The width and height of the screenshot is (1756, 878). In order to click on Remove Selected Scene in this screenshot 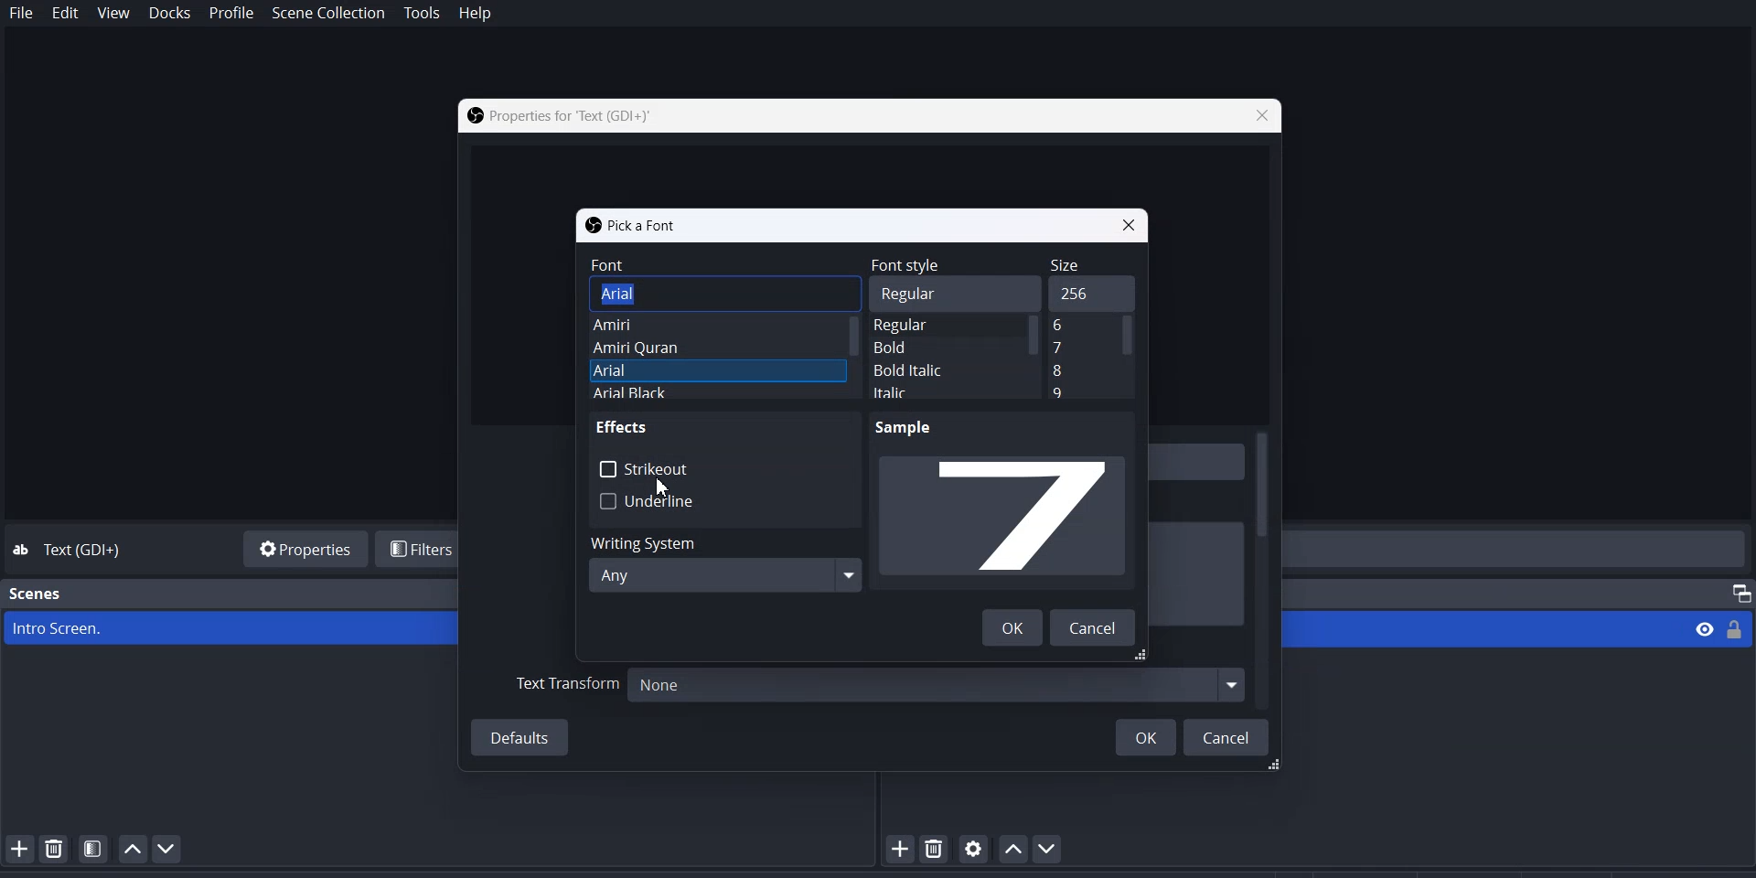, I will do `click(55, 848)`.